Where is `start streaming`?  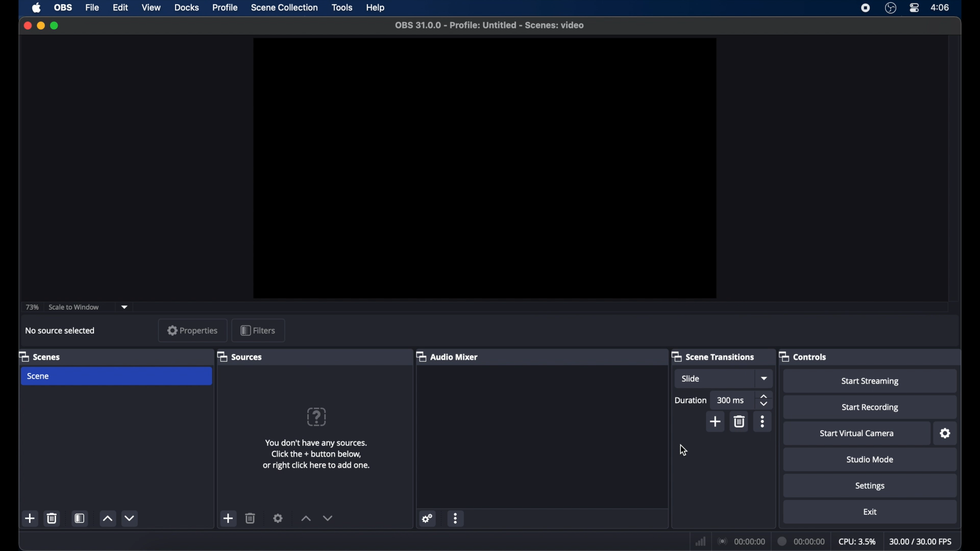 start streaming is located at coordinates (870, 382).